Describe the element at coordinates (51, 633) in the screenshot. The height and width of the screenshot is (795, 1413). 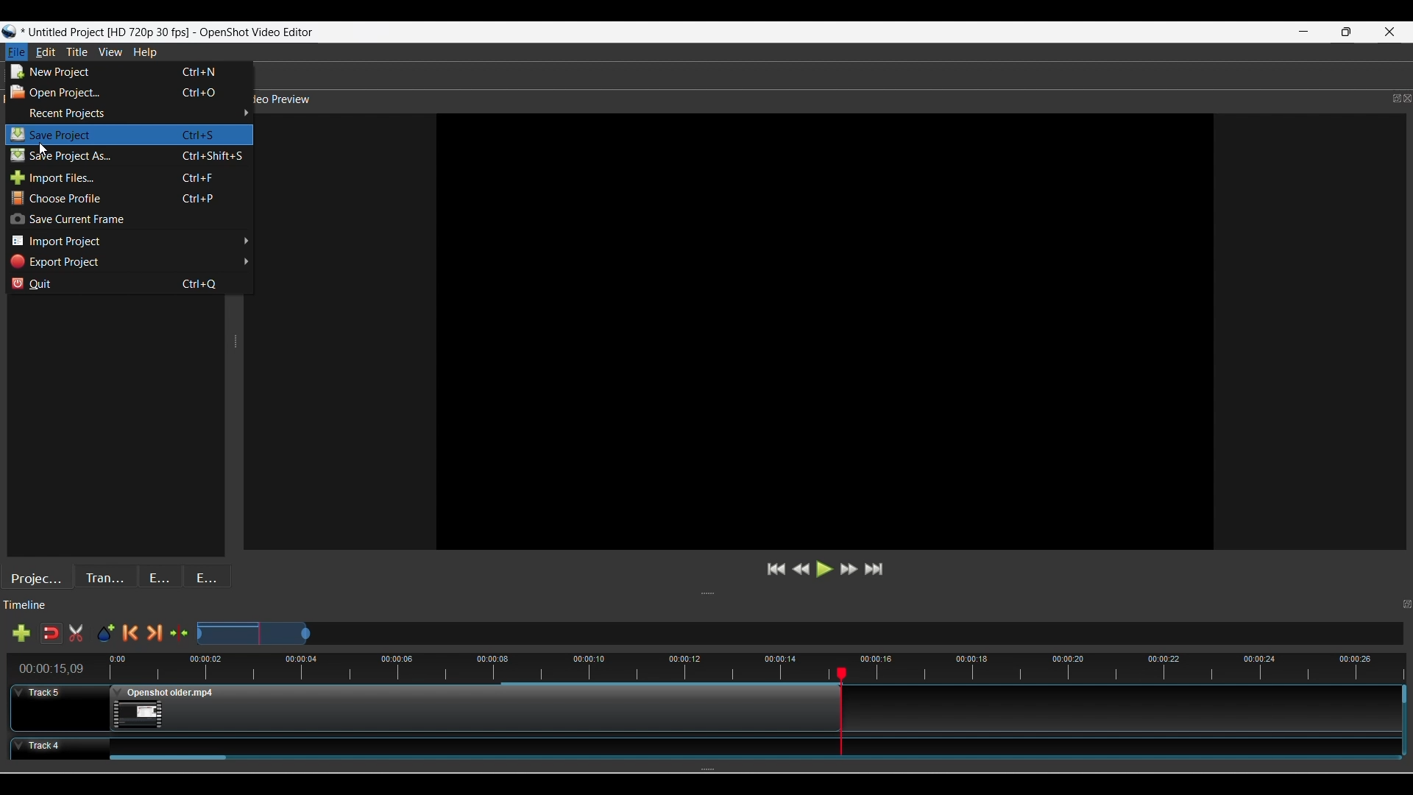
I see `Disable snapping` at that location.